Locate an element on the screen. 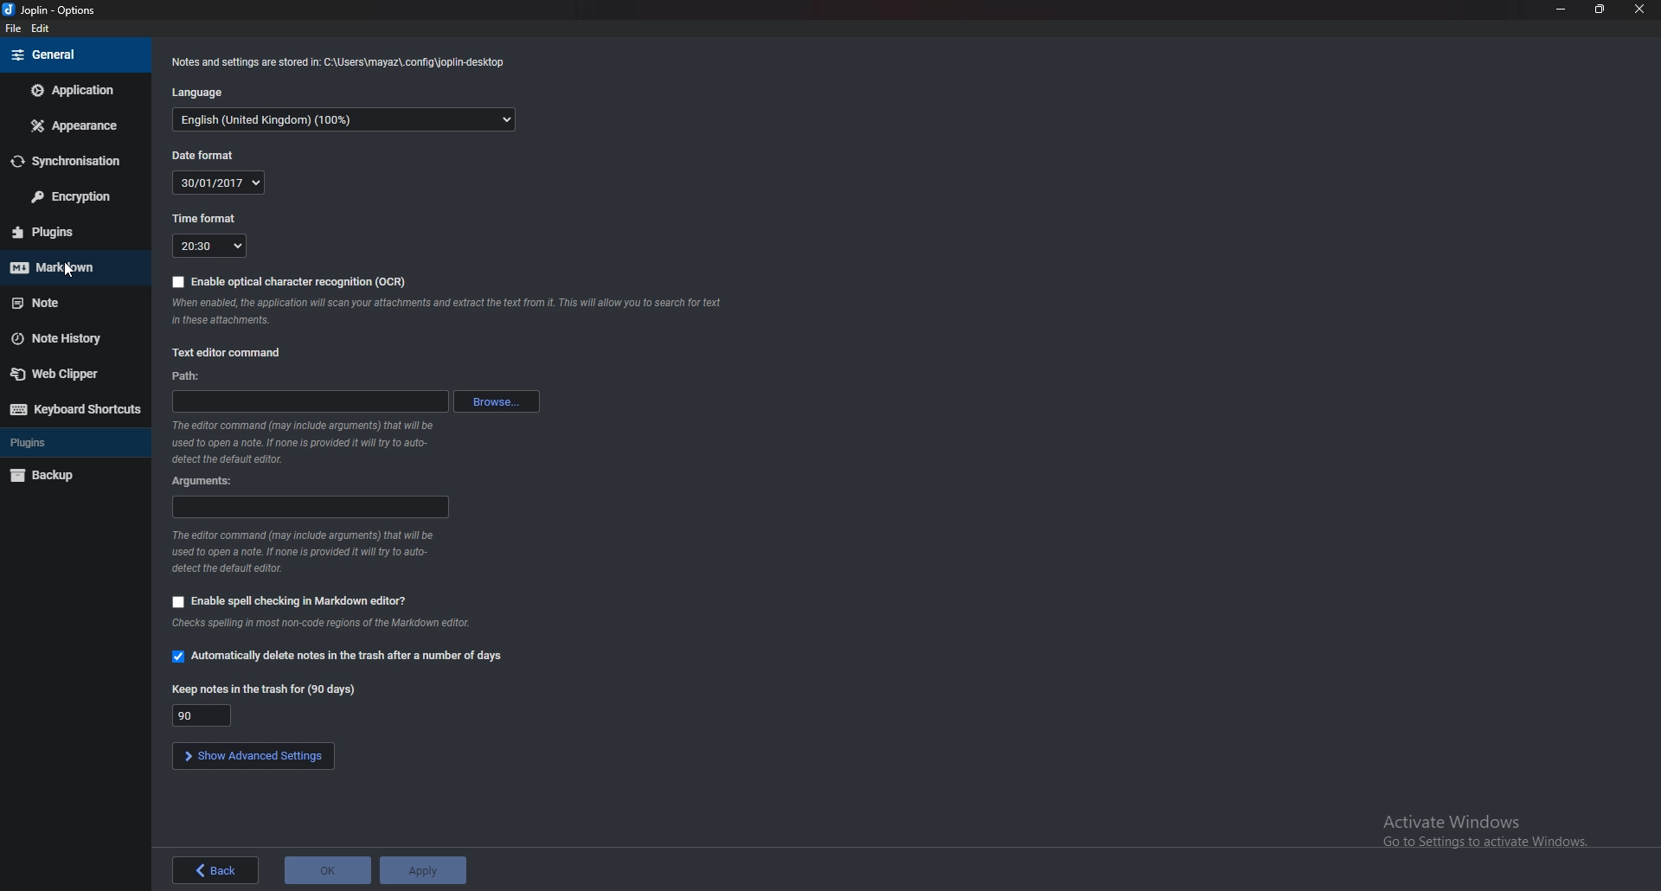  Language is located at coordinates (344, 119).